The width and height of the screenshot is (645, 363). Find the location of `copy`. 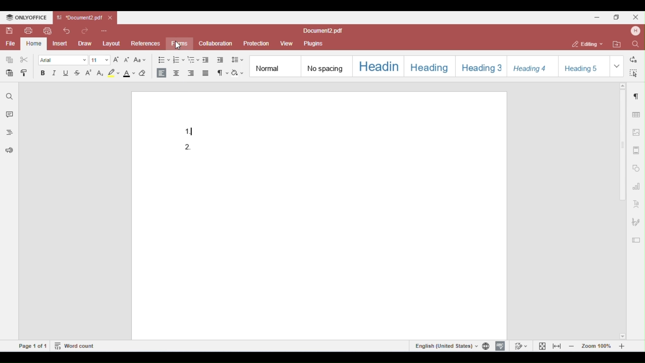

copy is located at coordinates (10, 60).